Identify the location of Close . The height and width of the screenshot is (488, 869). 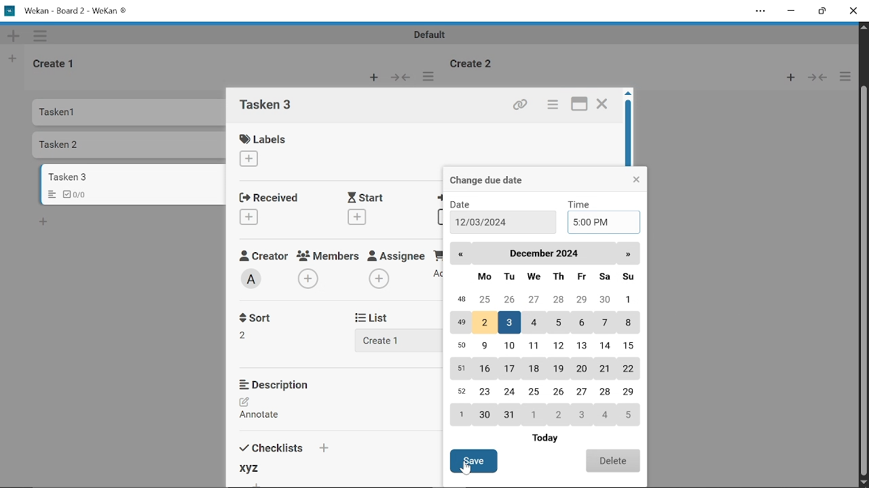
(602, 105).